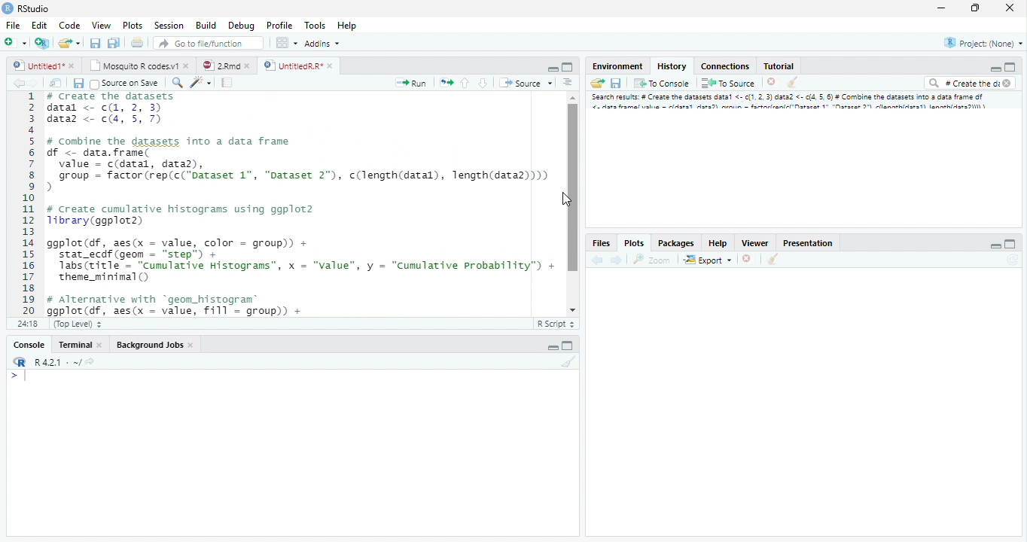 Image resolution: width=1027 pixels, height=542 pixels. I want to click on Edit, so click(40, 26).